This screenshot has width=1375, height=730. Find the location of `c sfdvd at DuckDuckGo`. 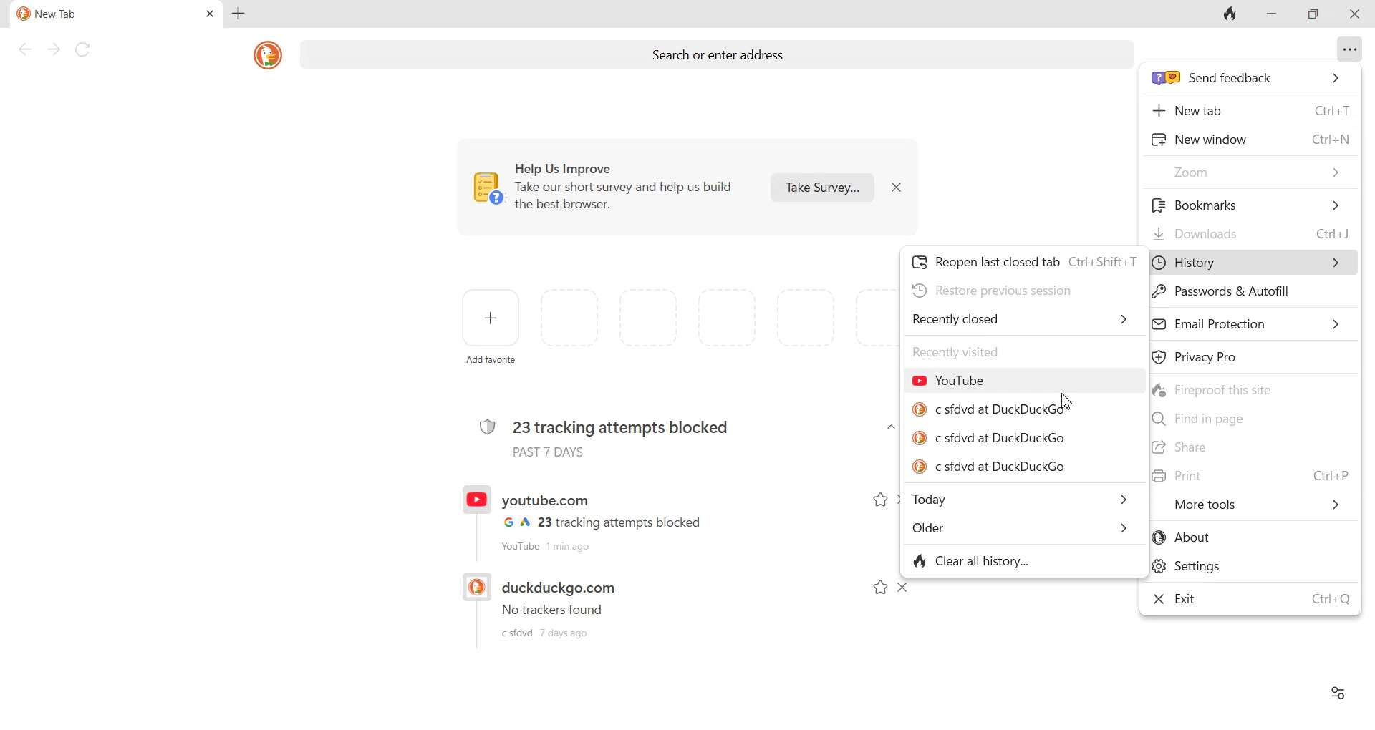

c sfdvd at DuckDuckGo is located at coordinates (985, 465).